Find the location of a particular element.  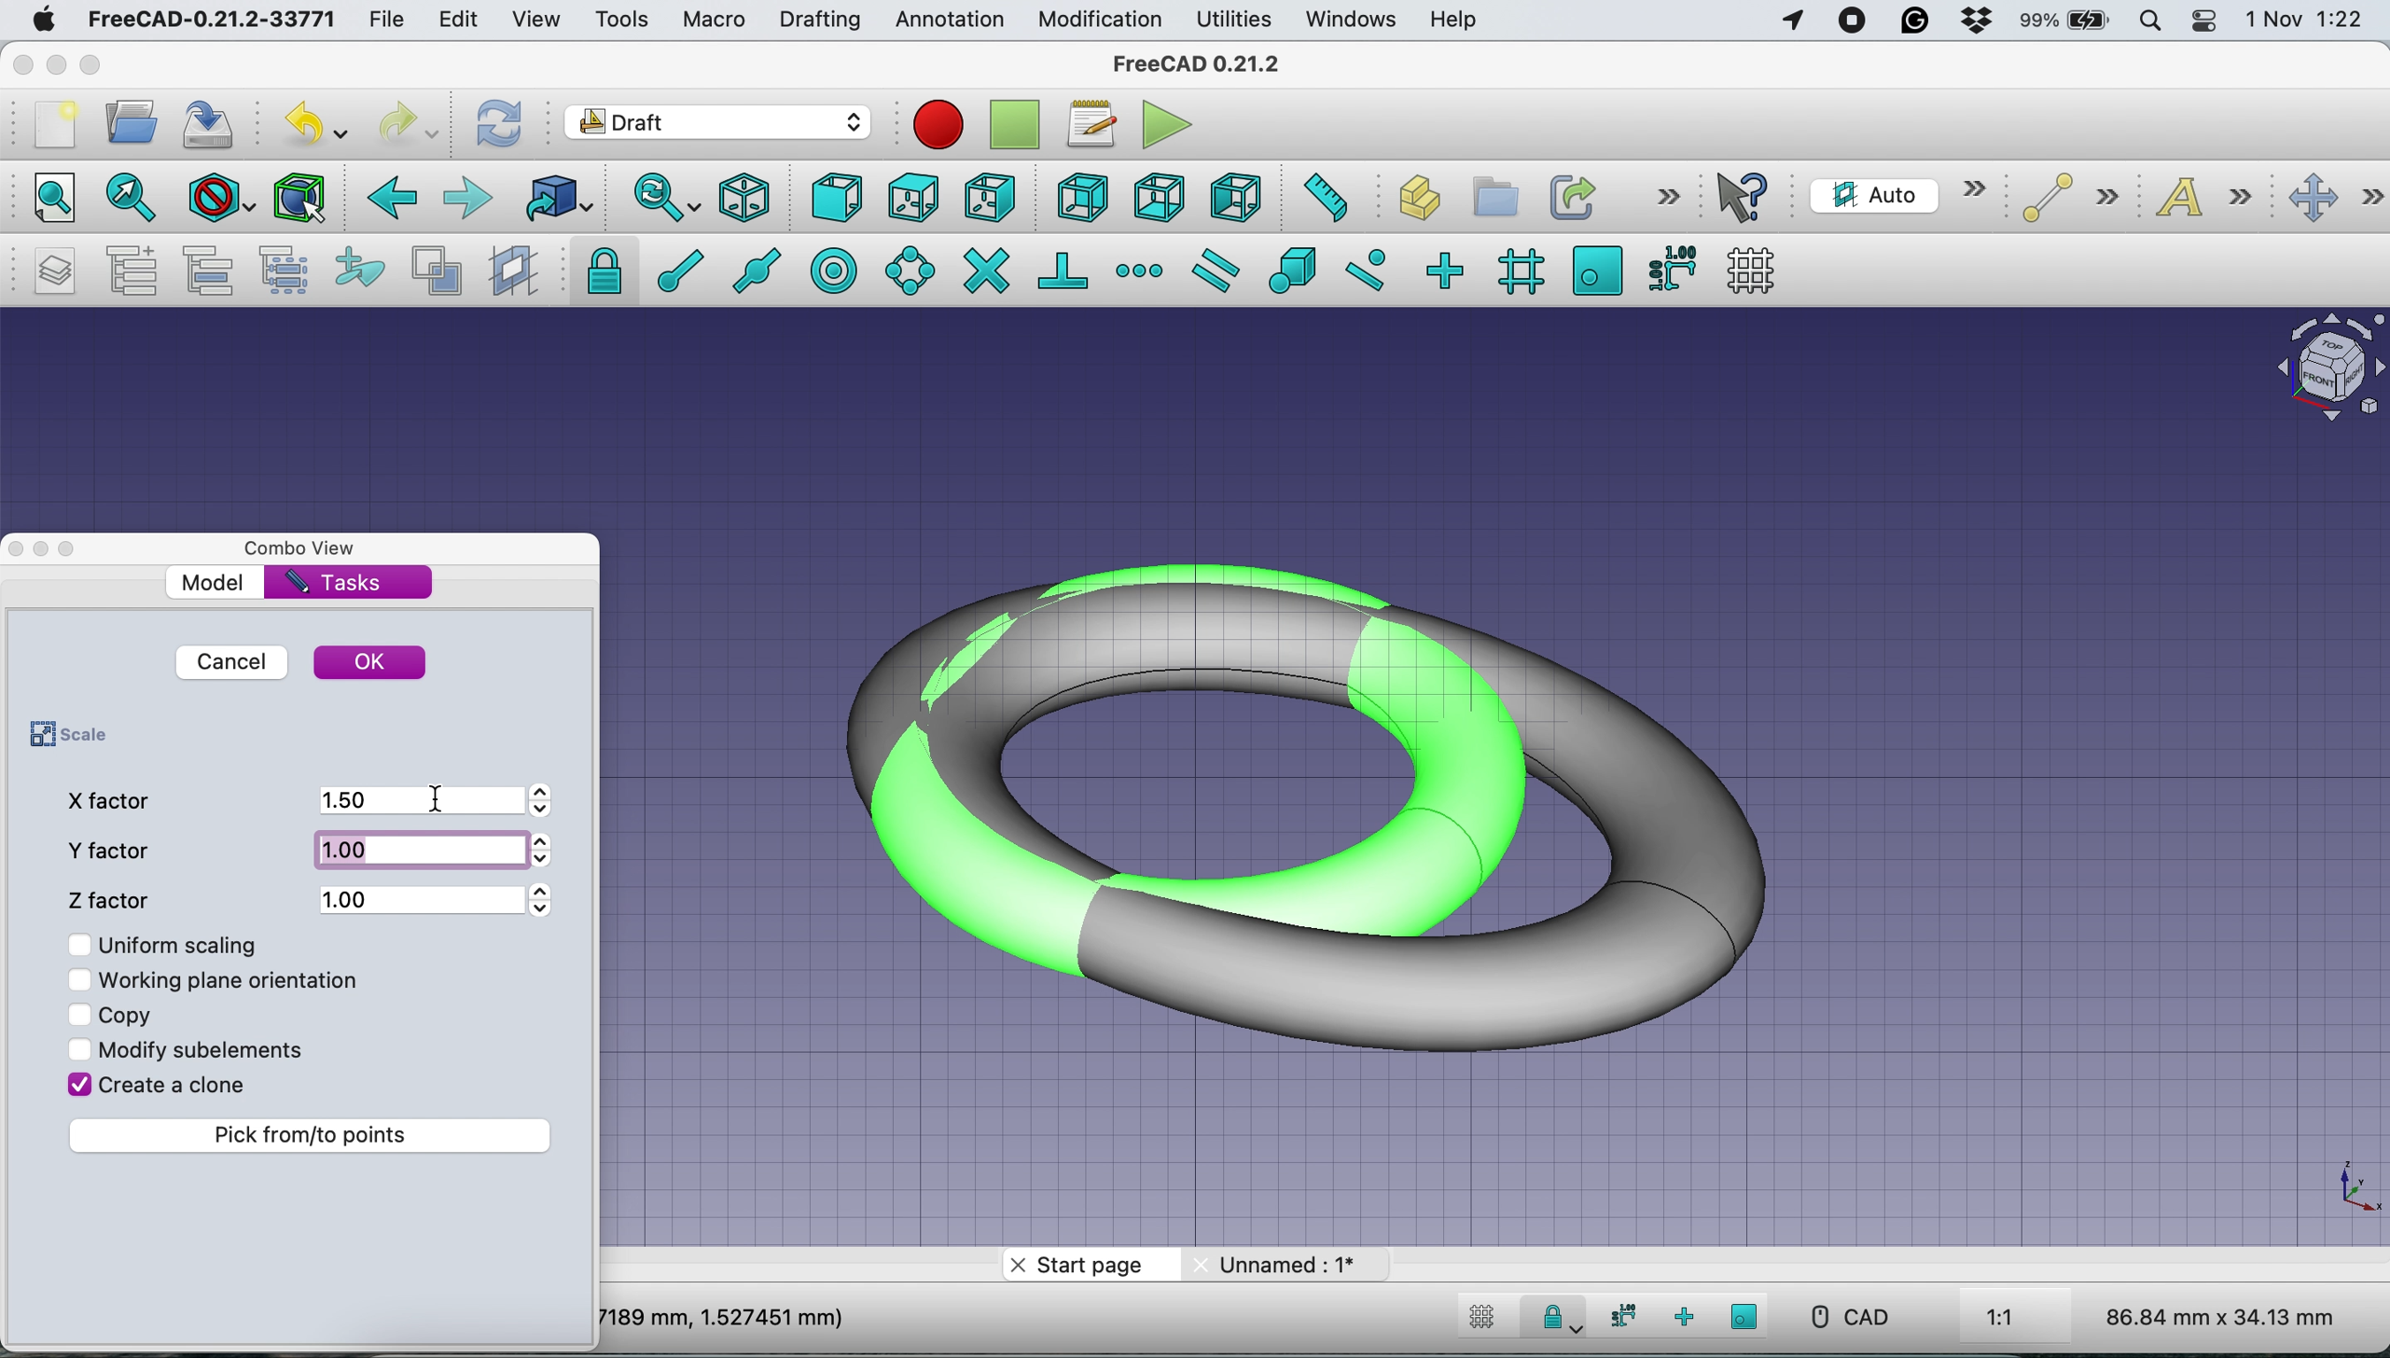

add a new named group is located at coordinates (133, 270).